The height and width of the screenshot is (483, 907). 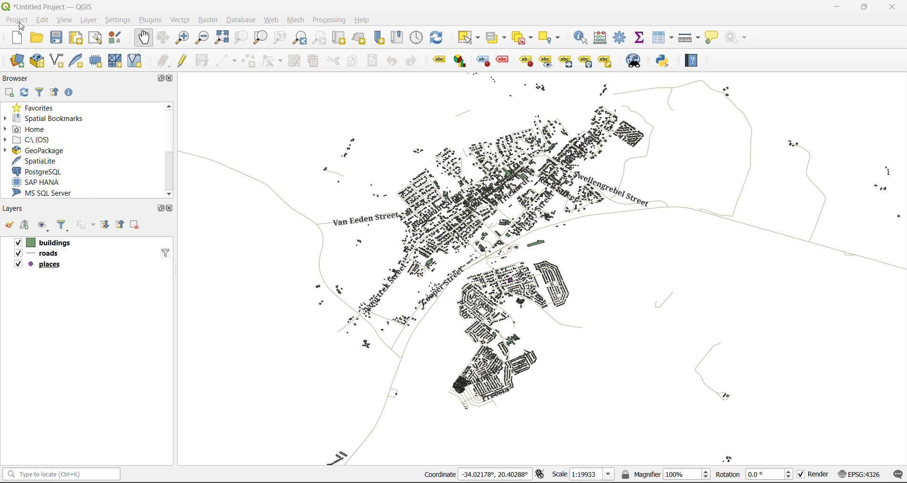 I want to click on maximize, so click(x=159, y=78).